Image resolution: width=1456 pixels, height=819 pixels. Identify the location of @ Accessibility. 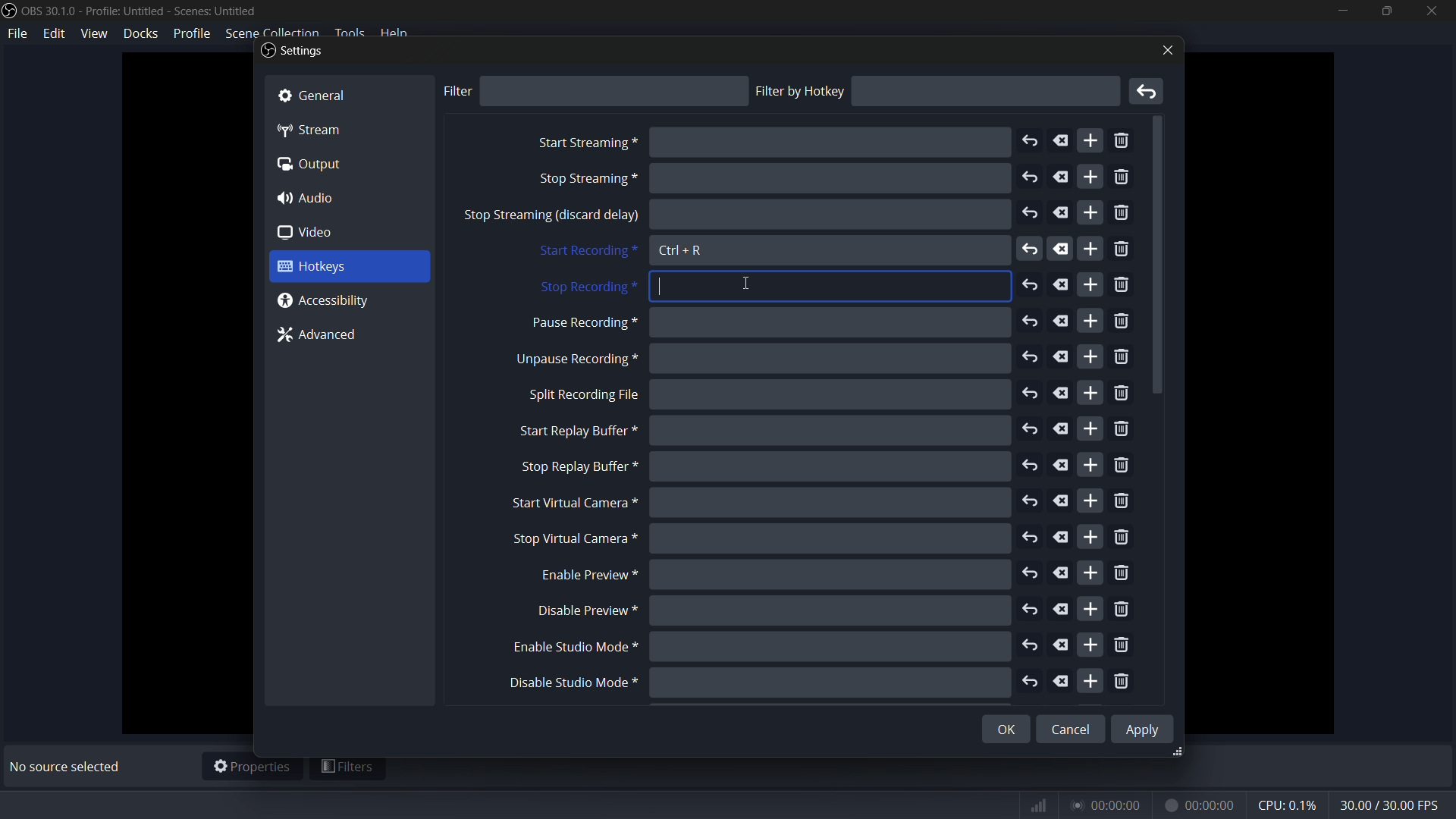
(330, 301).